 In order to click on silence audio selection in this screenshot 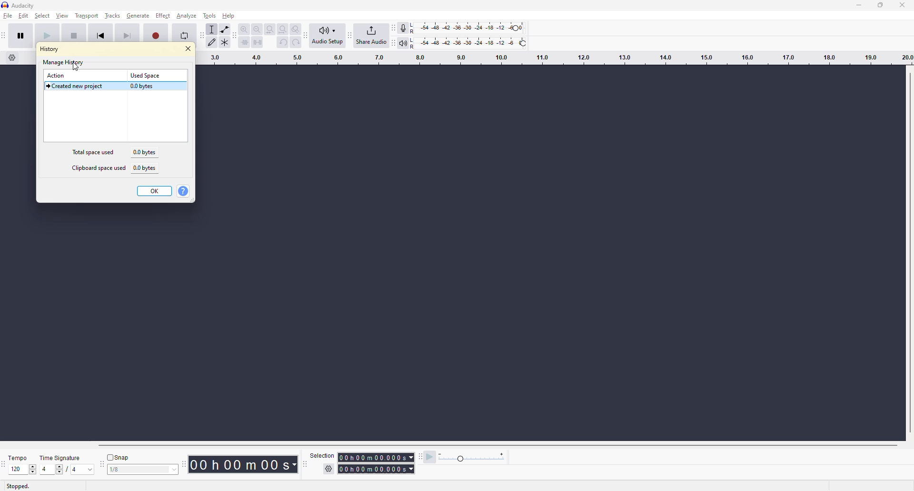, I will do `click(258, 42)`.